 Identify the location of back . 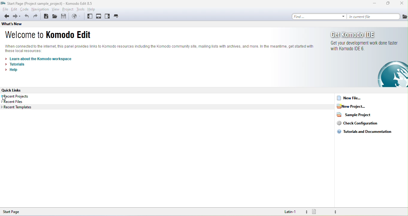
(6, 16).